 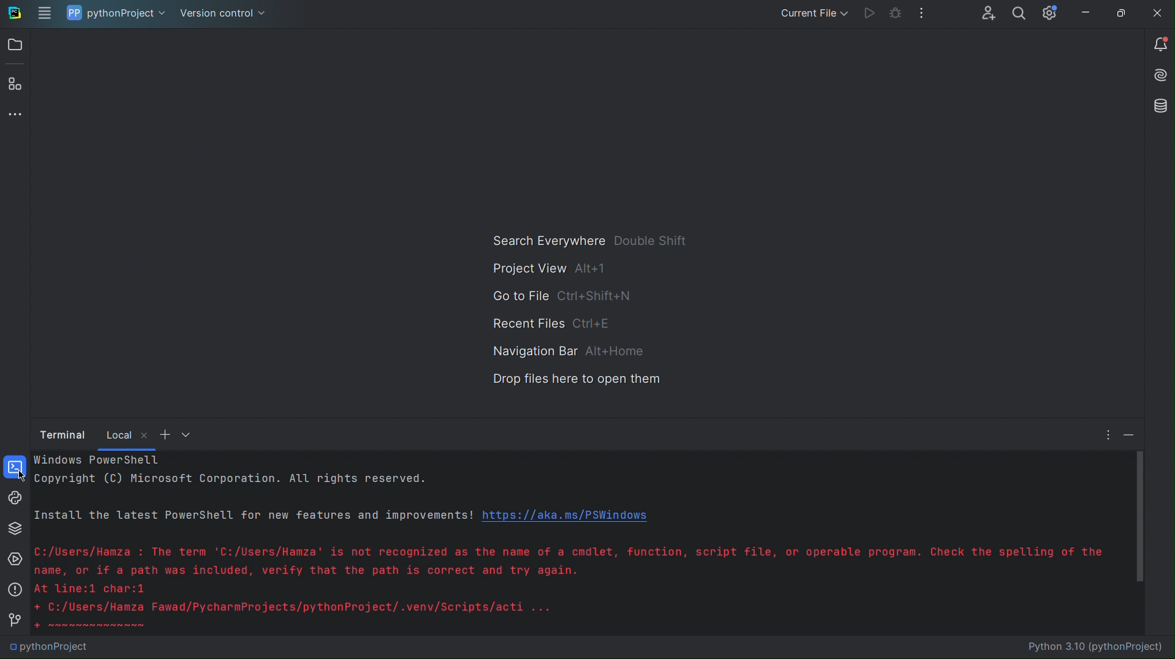 I want to click on Minimize, so click(x=1086, y=14).